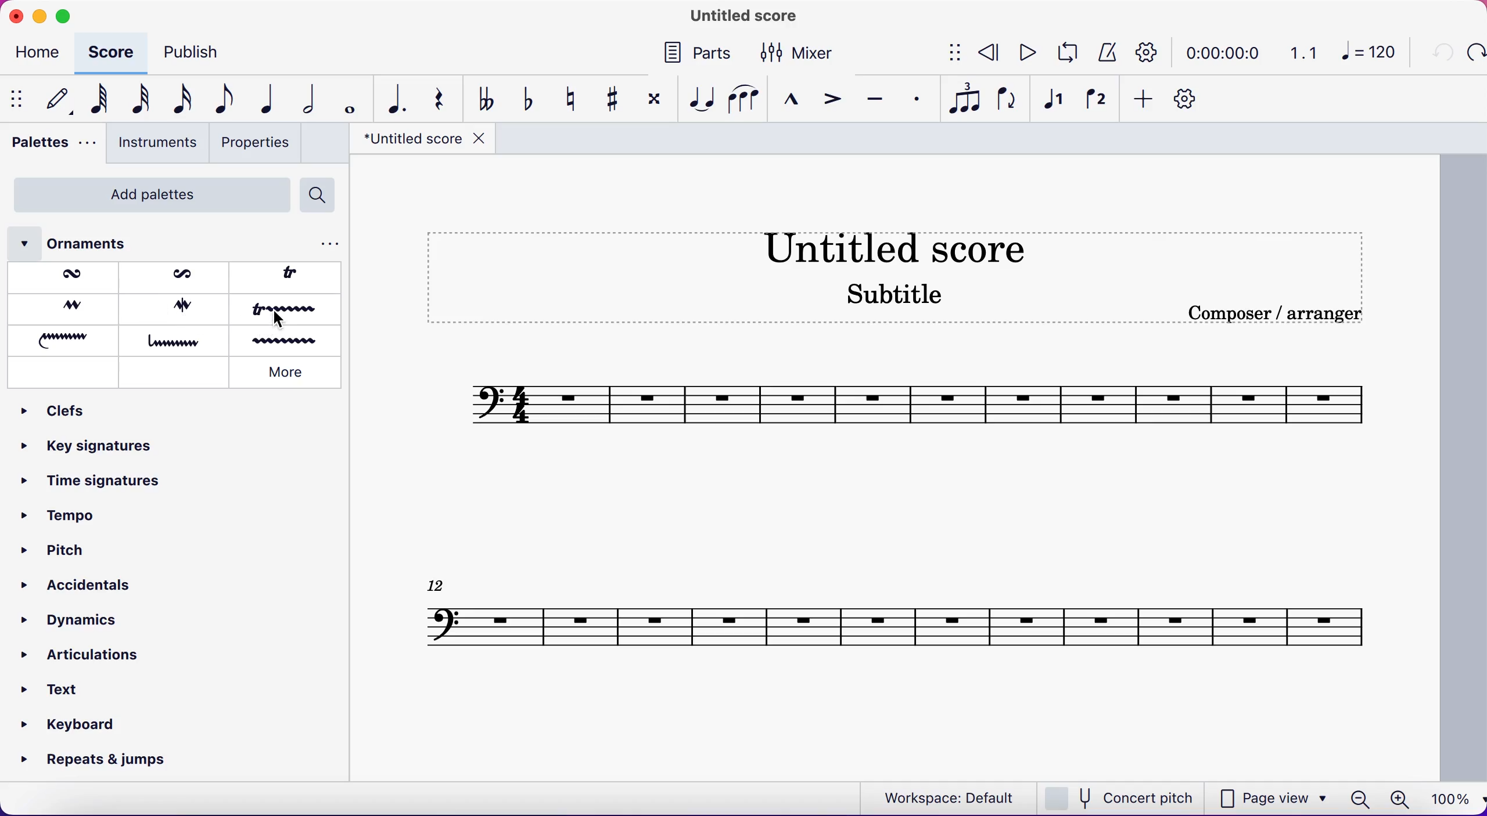 The height and width of the screenshot is (816, 1487). I want to click on toggle double flat, so click(486, 98).